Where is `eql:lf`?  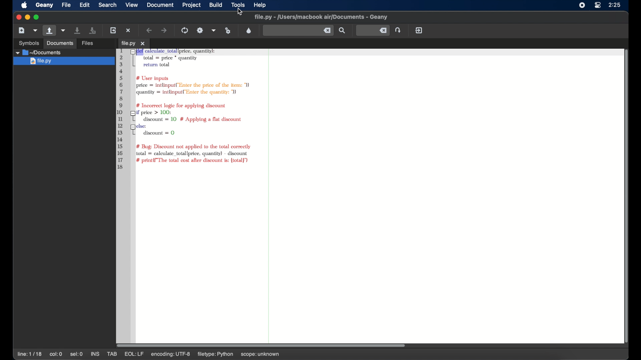 eql:lf is located at coordinates (154, 354).